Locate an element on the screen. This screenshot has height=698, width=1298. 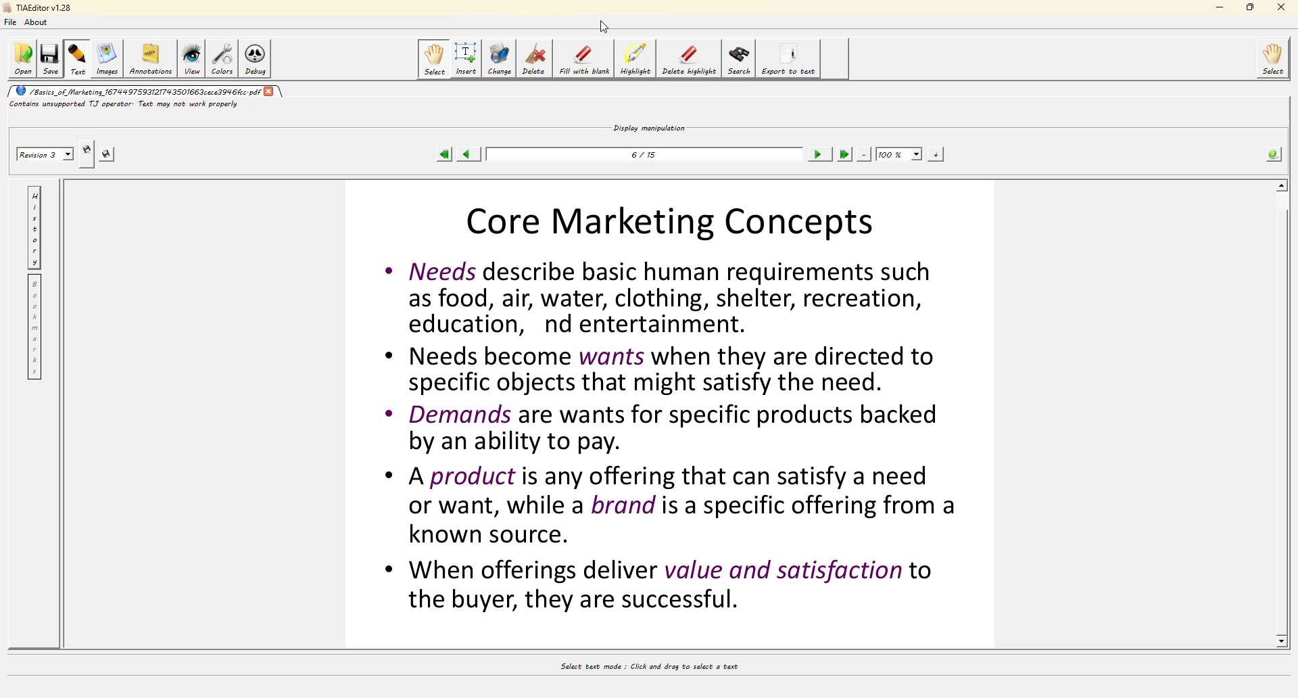
search is located at coordinates (737, 60).